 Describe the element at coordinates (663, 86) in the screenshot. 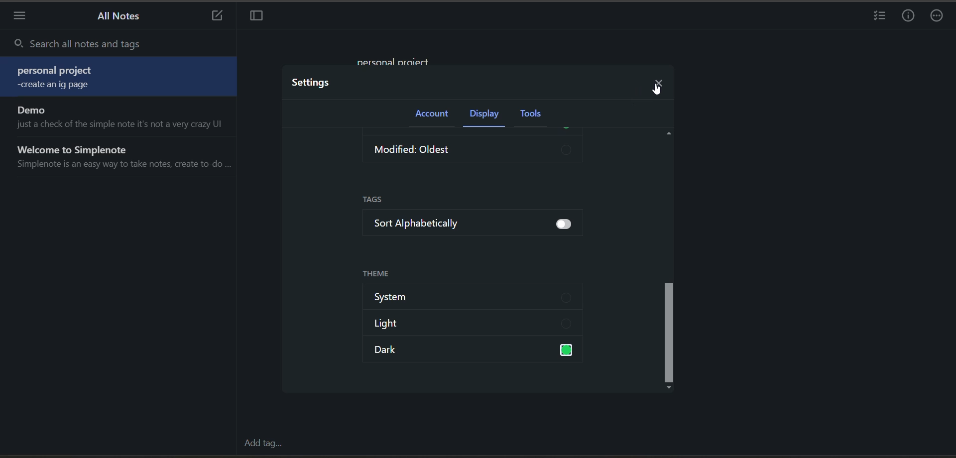

I see `close` at that location.